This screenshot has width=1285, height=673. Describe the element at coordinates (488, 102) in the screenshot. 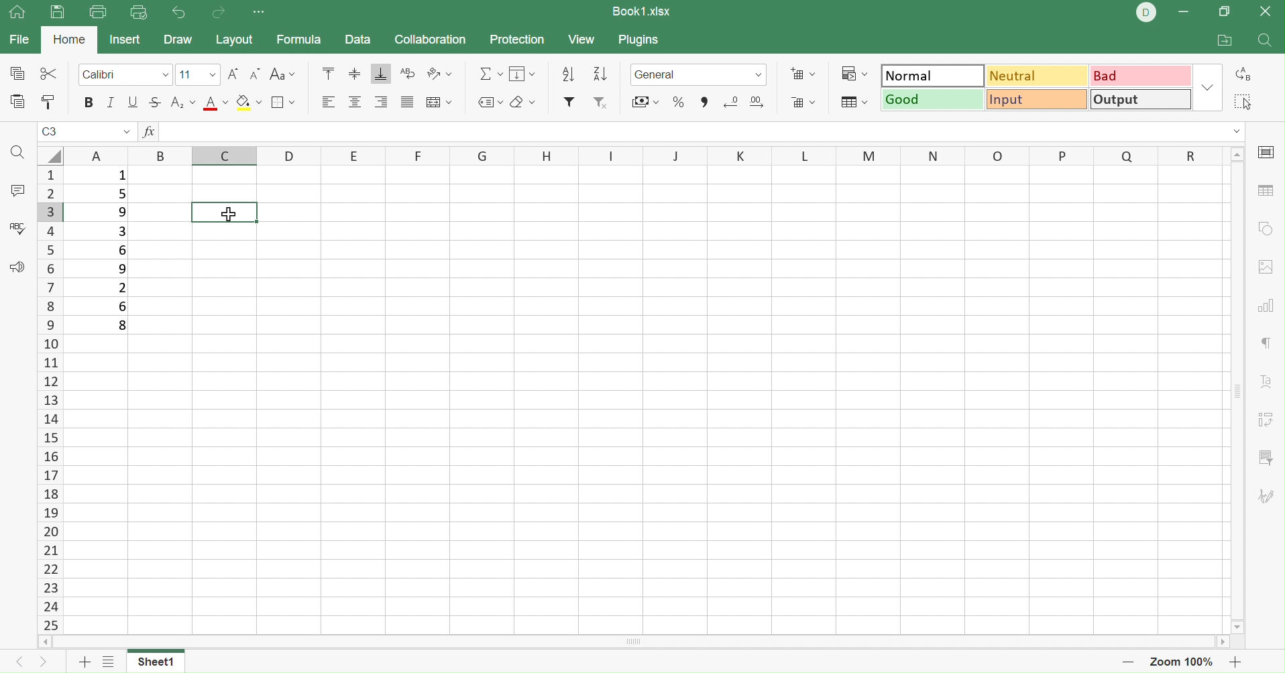

I see `Named ranges` at that location.